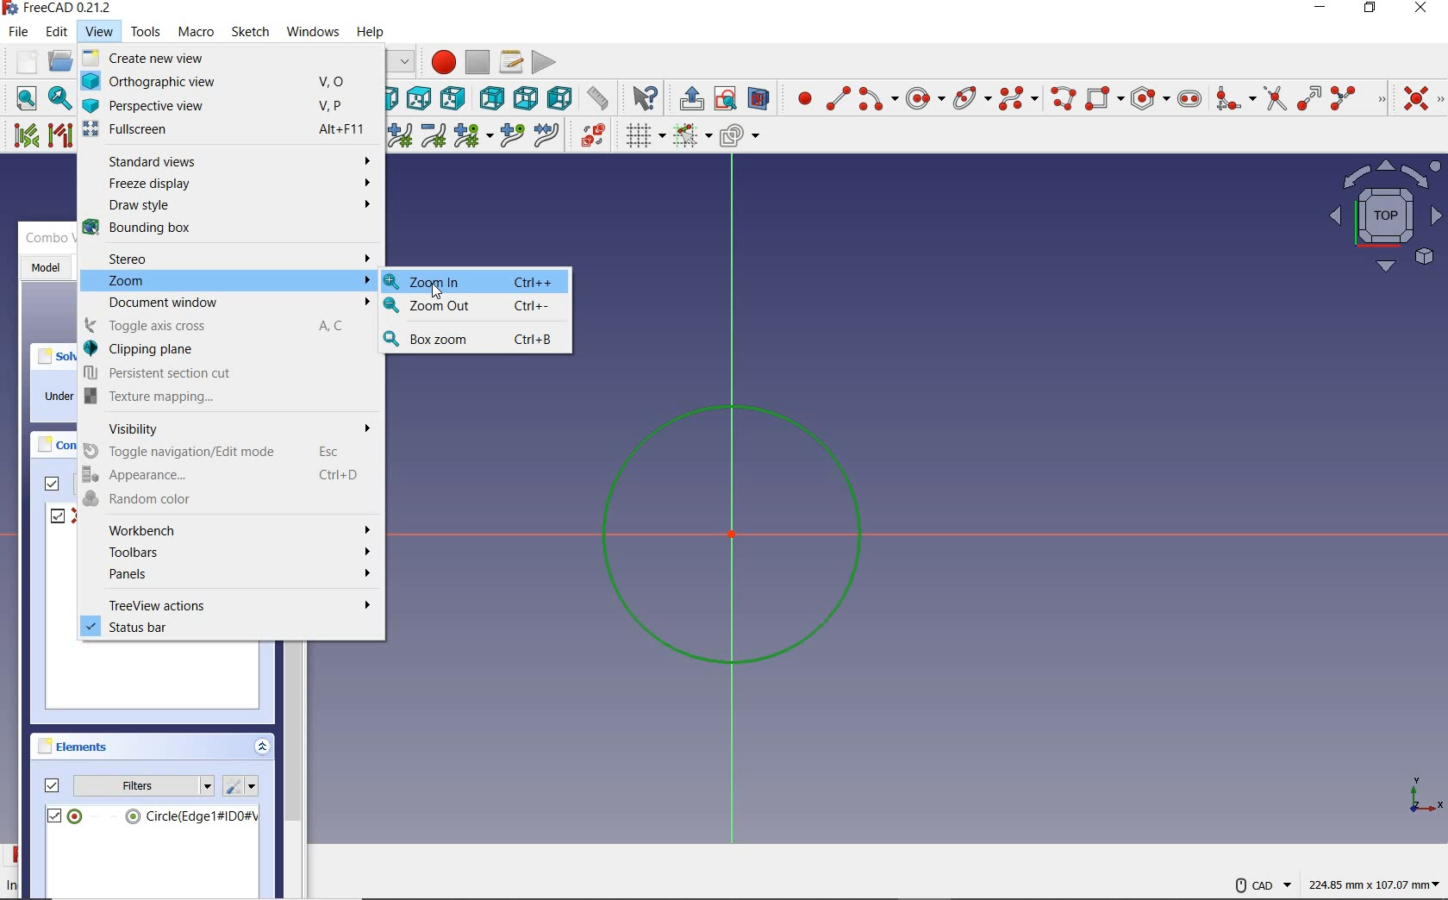  What do you see at coordinates (1374, 886) in the screenshot?
I see `coordintes` at bounding box center [1374, 886].